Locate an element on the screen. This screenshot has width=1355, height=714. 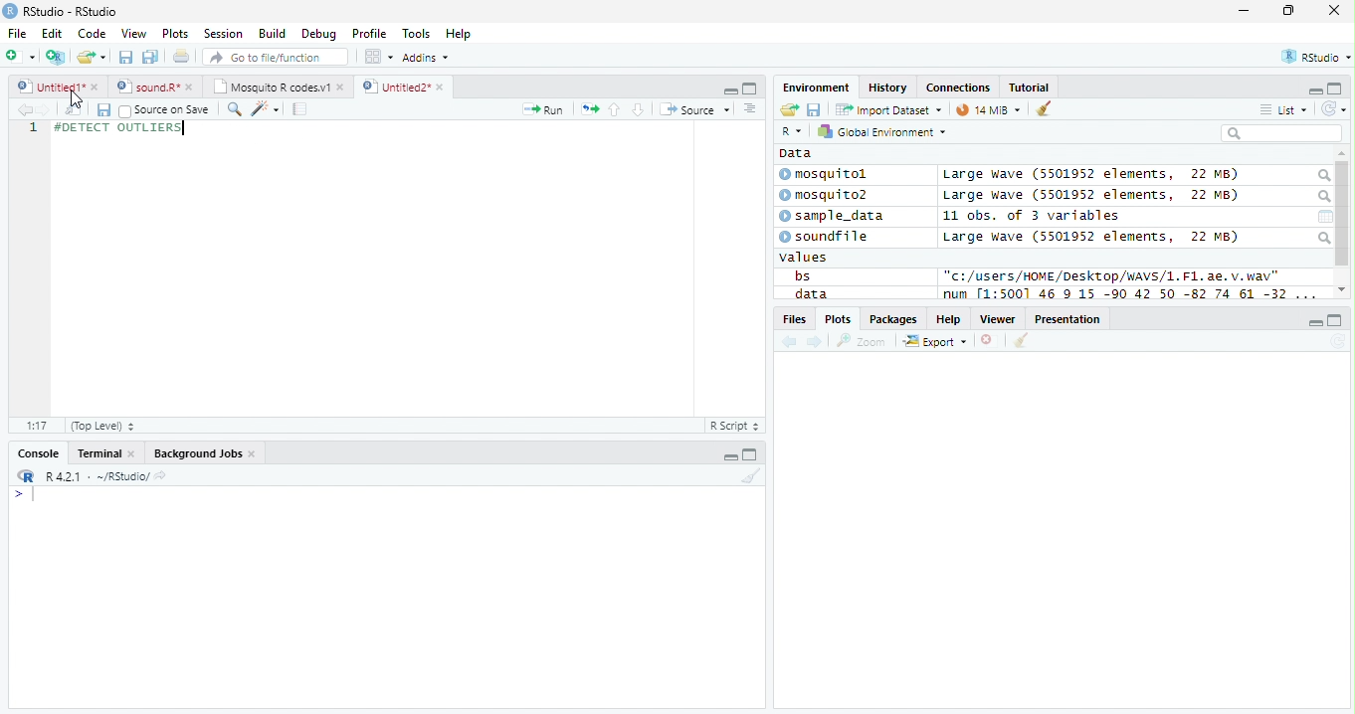
minimize is located at coordinates (1246, 10).